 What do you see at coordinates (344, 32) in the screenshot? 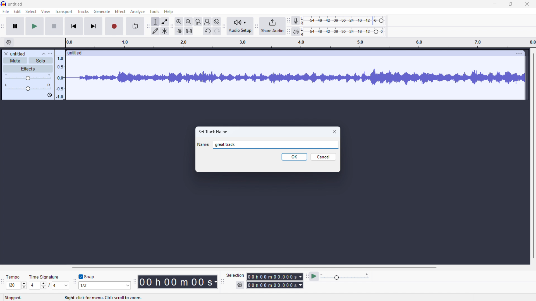
I see `Playback level ` at bounding box center [344, 32].